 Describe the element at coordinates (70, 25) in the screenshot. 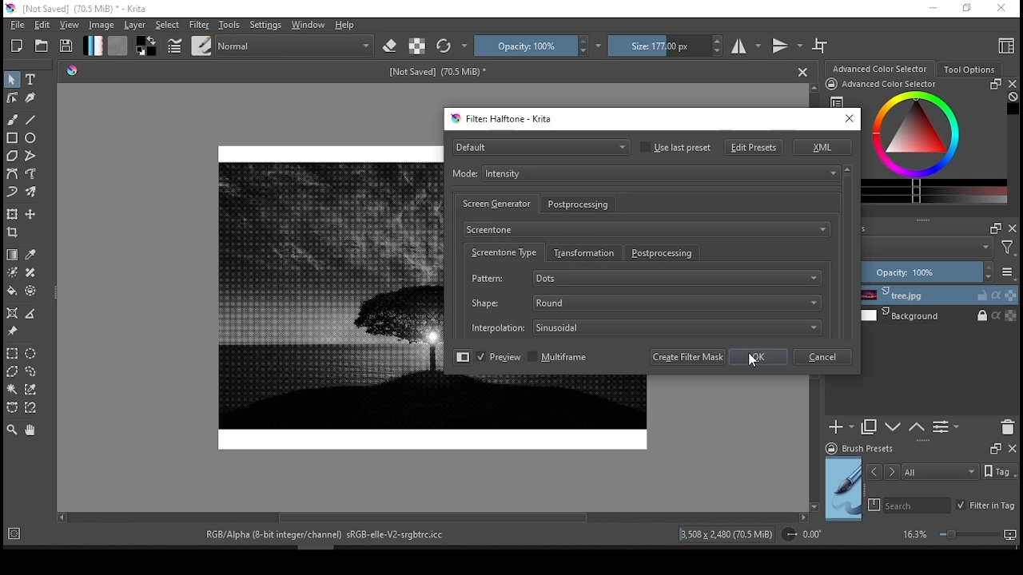

I see `view` at that location.